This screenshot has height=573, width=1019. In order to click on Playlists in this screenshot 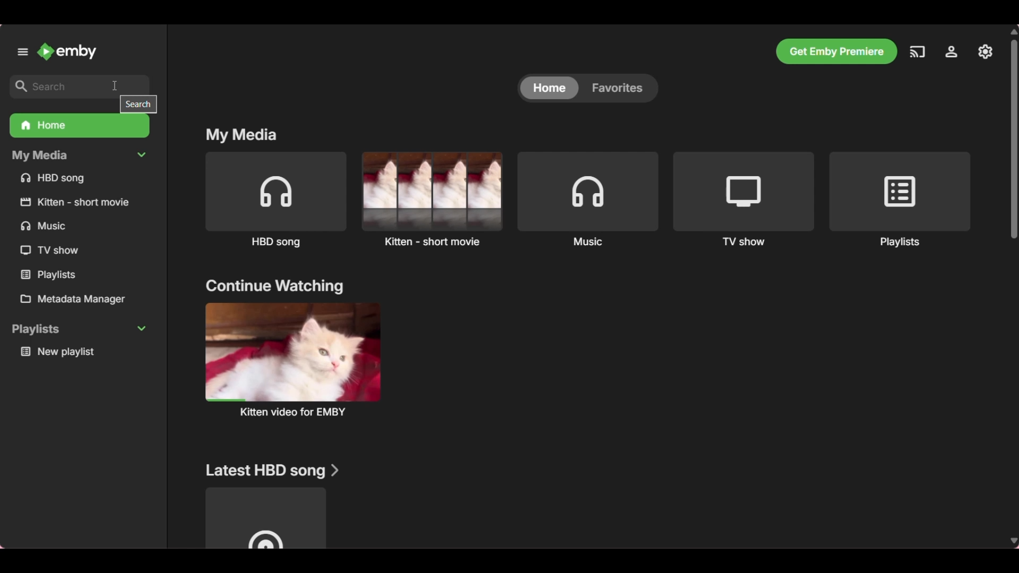, I will do `click(900, 200)`.